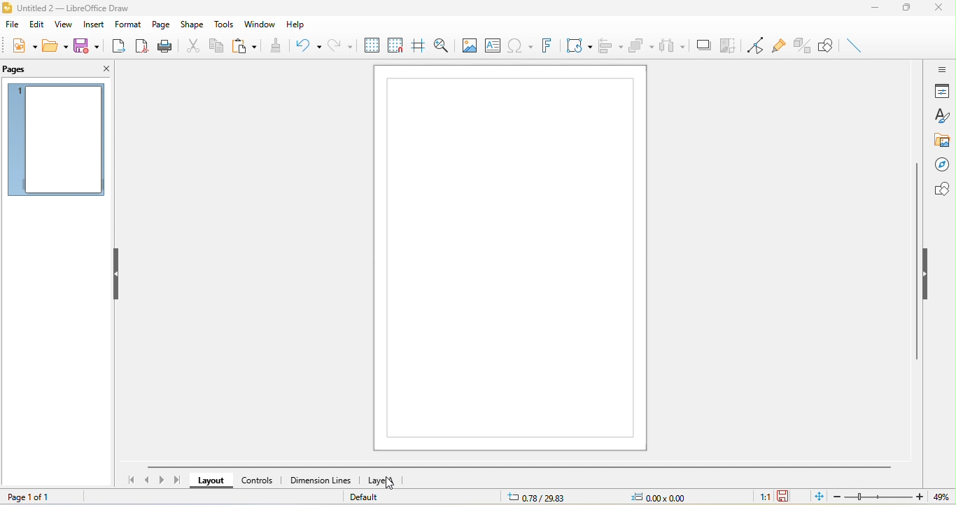 This screenshot has width=956, height=505. What do you see at coordinates (54, 45) in the screenshot?
I see `open` at bounding box center [54, 45].